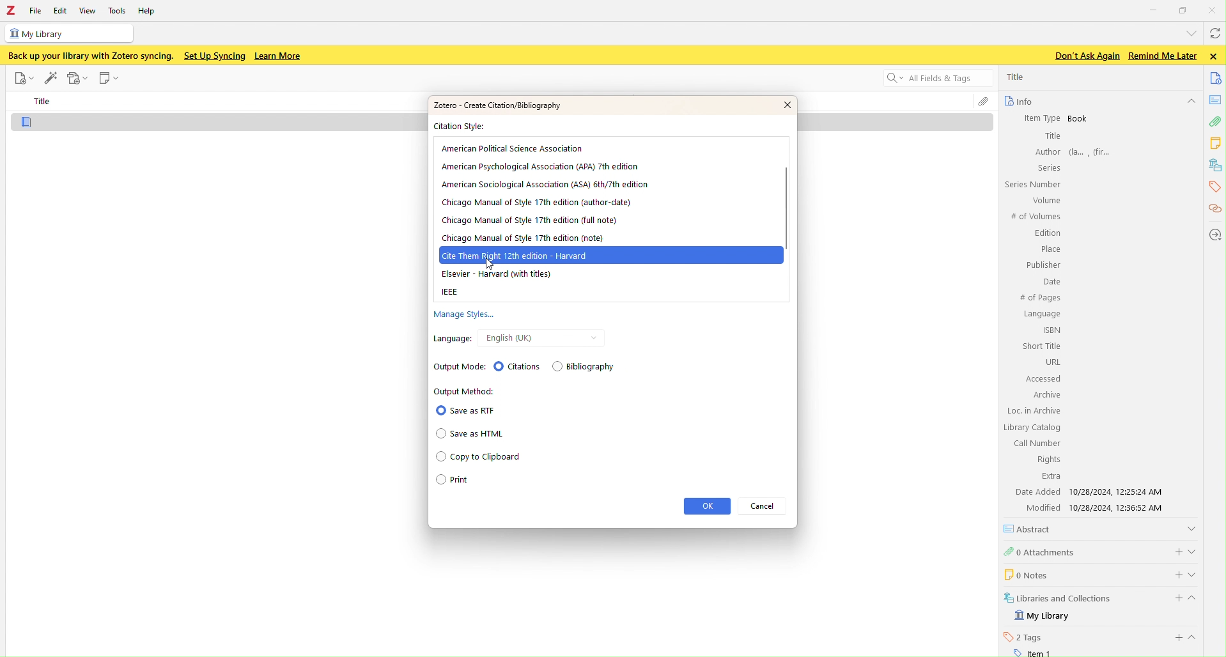  Describe the element at coordinates (450, 338) in the screenshot. I see `Language:` at that location.